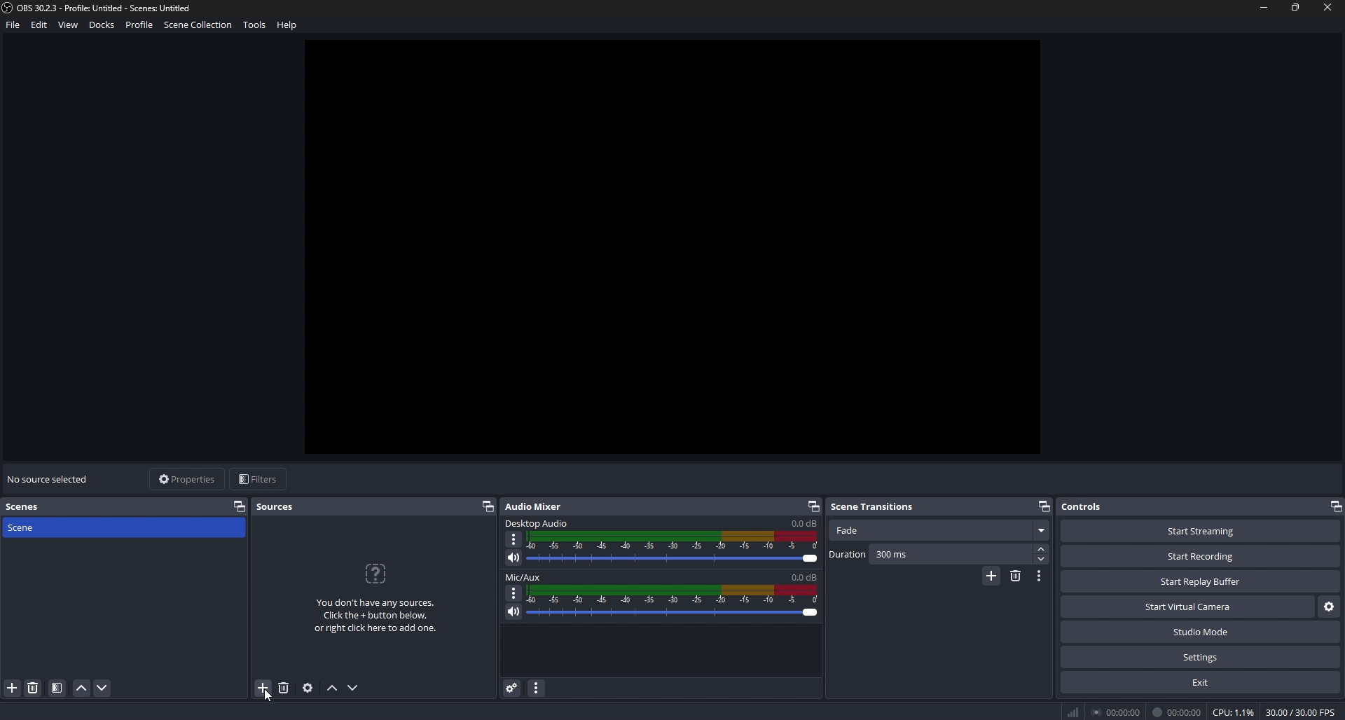 The image size is (1345, 720). I want to click on help, so click(287, 25).